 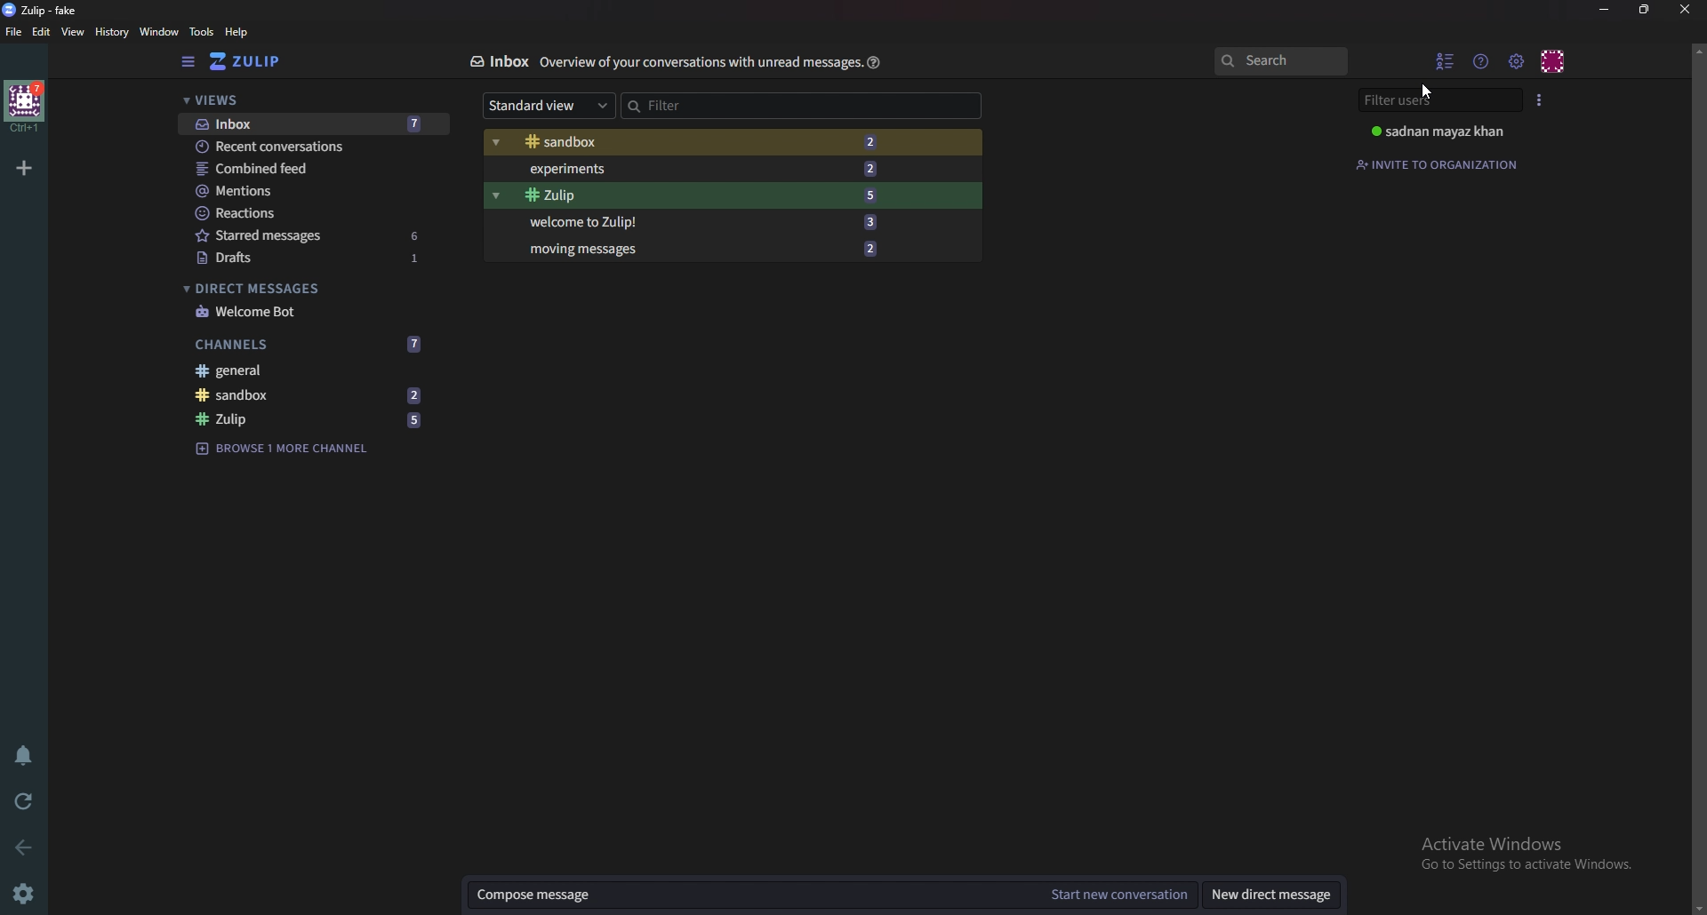 I want to click on Settings, so click(x=28, y=892).